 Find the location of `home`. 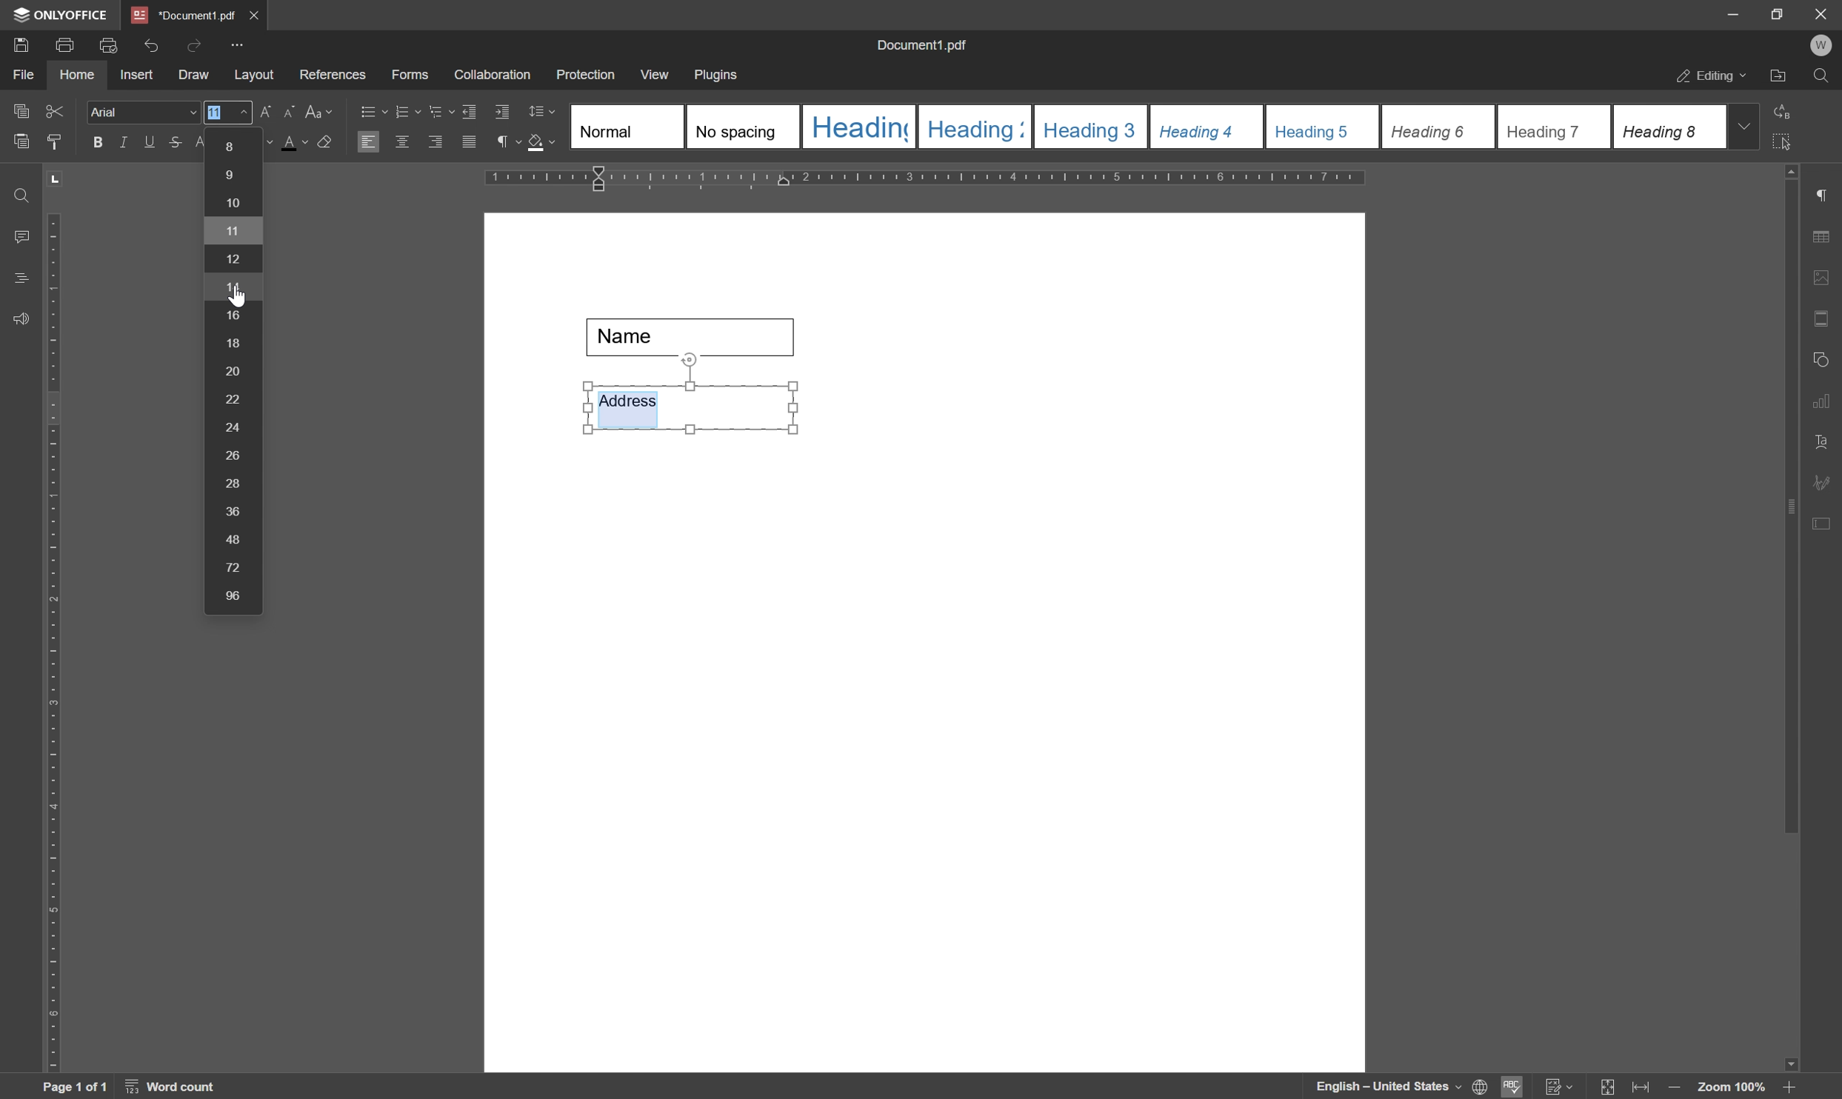

home is located at coordinates (77, 75).